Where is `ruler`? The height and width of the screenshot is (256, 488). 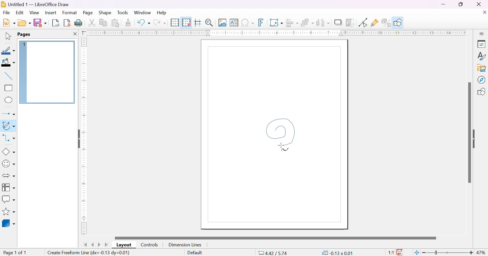 ruler is located at coordinates (83, 186).